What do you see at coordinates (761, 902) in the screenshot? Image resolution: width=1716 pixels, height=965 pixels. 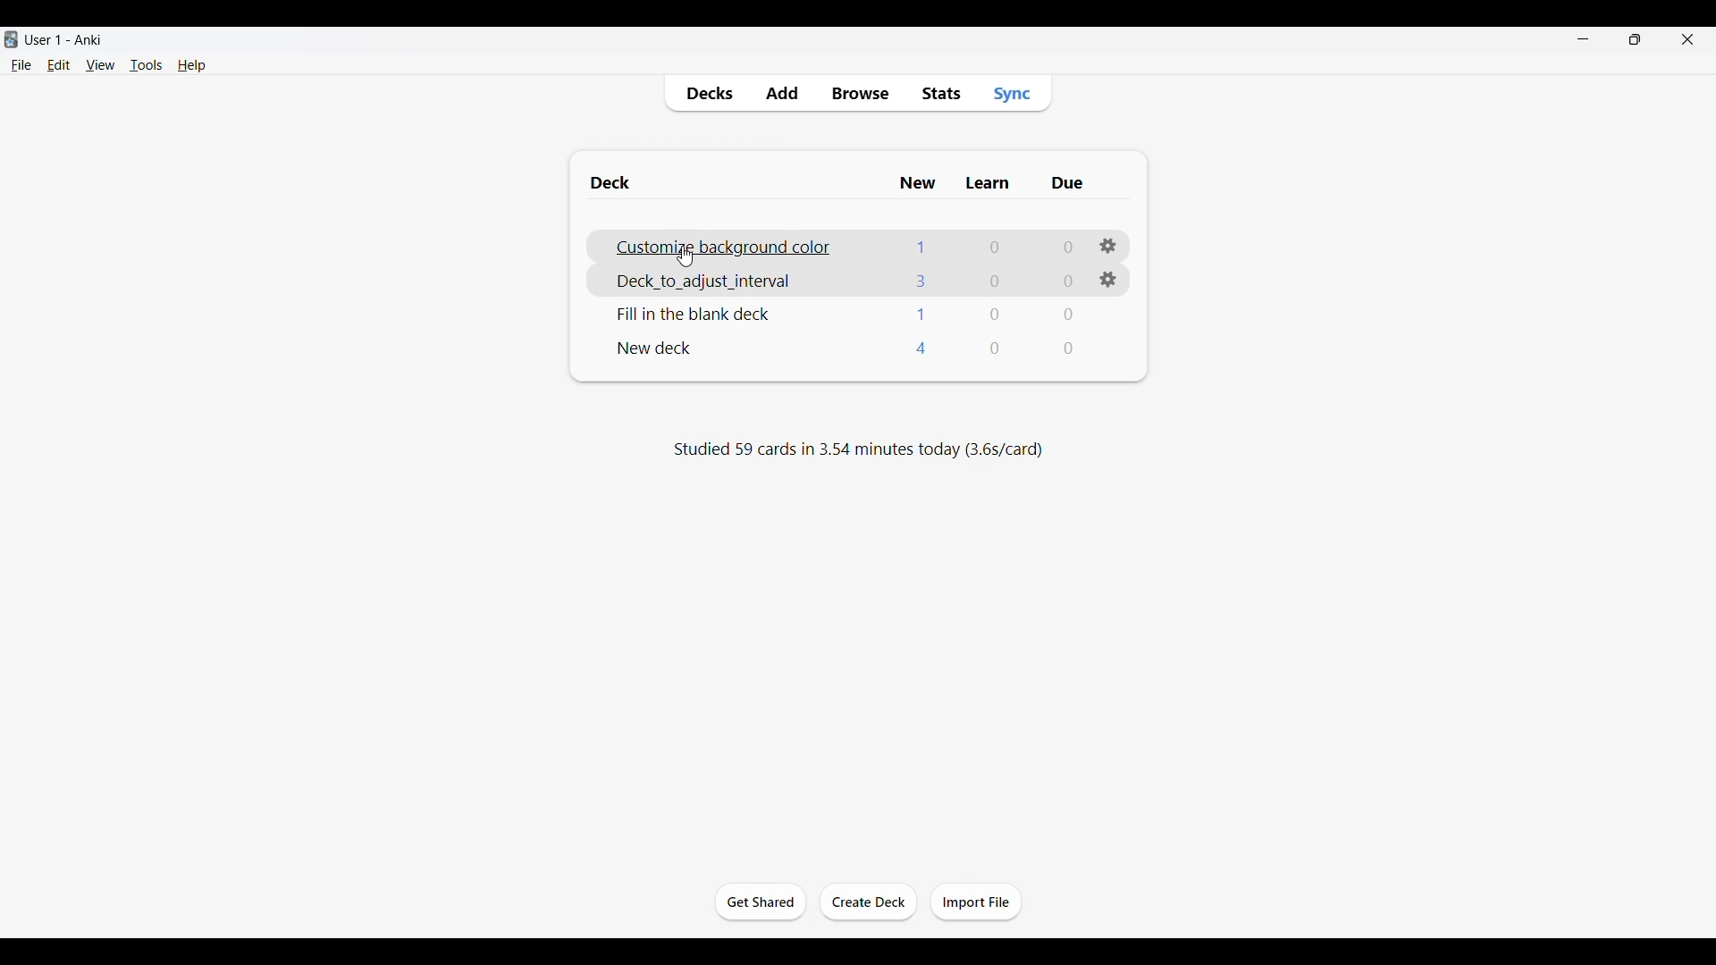 I see `Get started` at bounding box center [761, 902].